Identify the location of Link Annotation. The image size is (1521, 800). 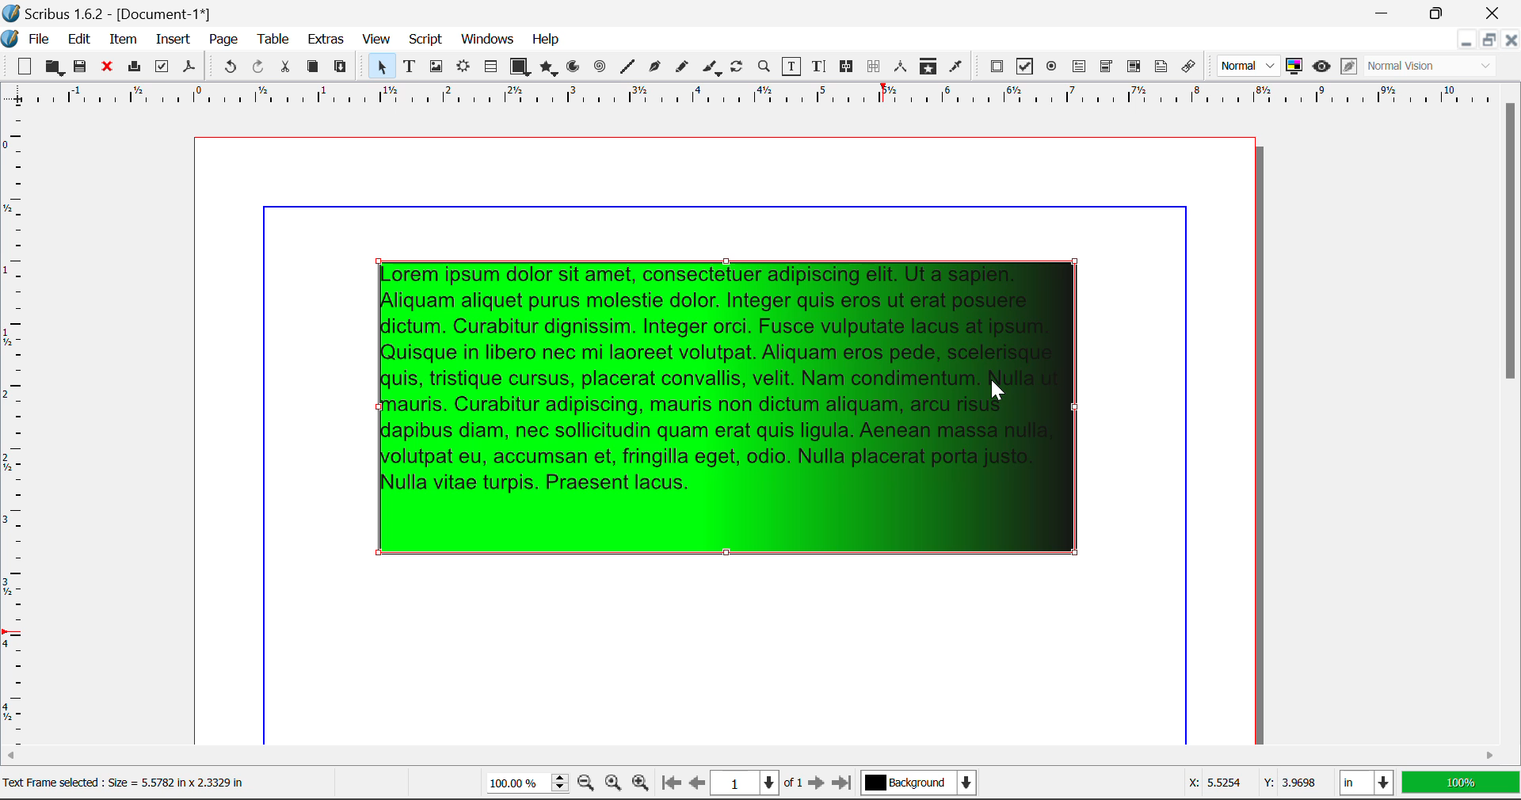
(1192, 67).